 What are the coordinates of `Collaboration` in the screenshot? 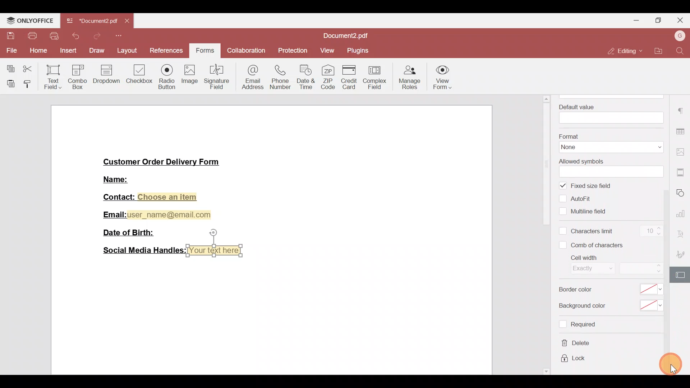 It's located at (247, 51).